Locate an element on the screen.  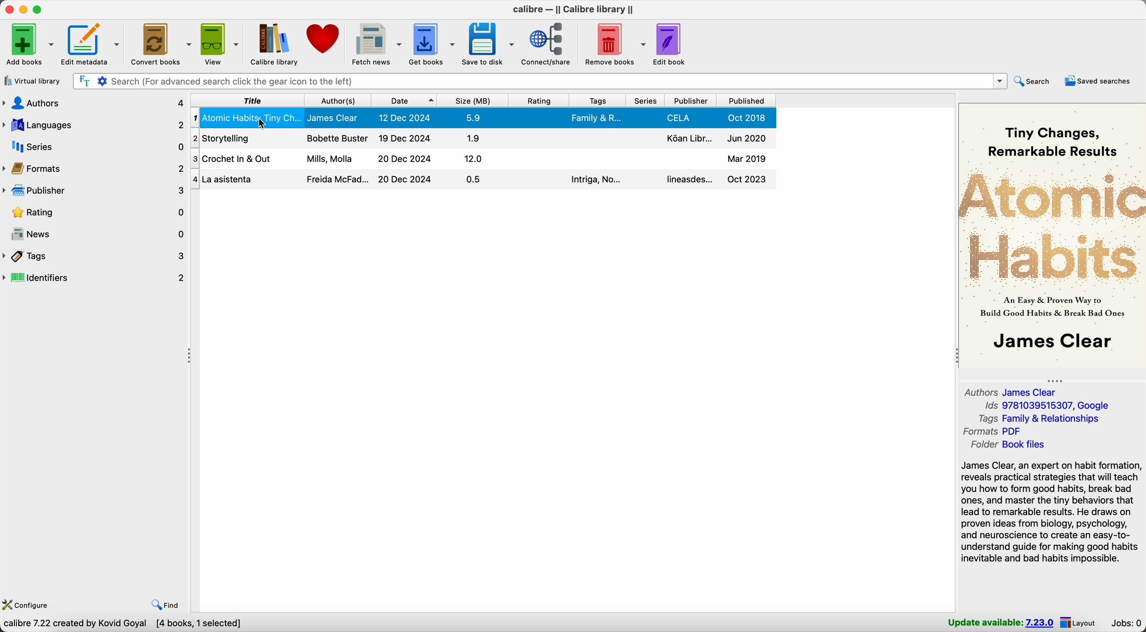
size is located at coordinates (472, 101).